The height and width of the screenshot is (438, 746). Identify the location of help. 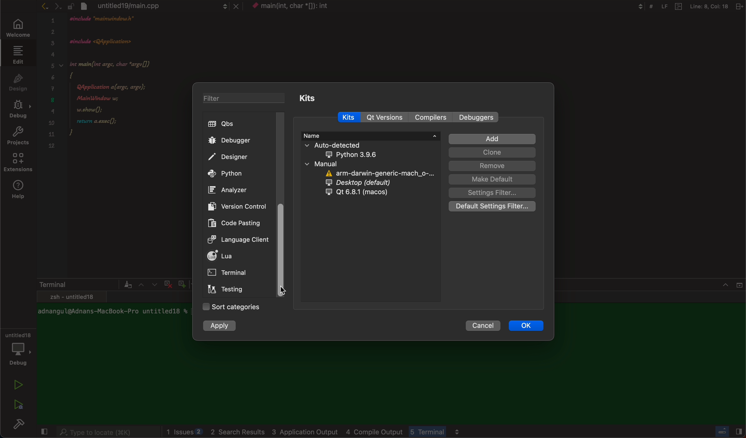
(20, 190).